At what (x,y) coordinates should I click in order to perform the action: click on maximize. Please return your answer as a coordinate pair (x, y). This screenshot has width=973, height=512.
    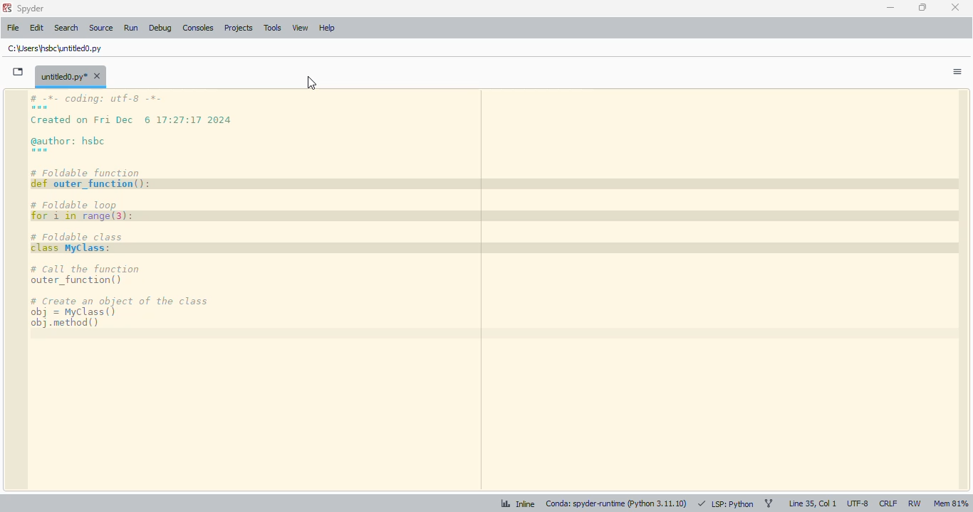
    Looking at the image, I should click on (924, 7).